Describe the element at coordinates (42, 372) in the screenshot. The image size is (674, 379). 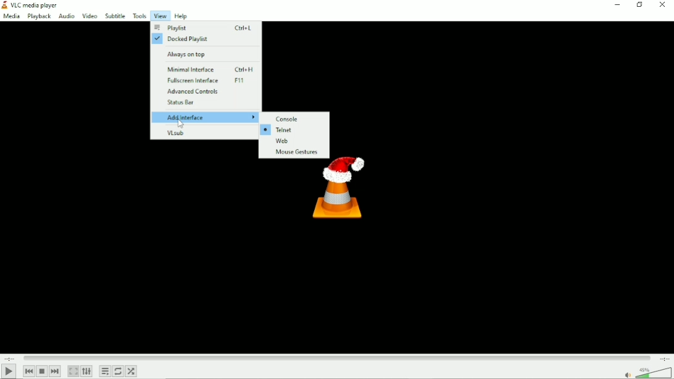
I see `Stop playlist` at that location.